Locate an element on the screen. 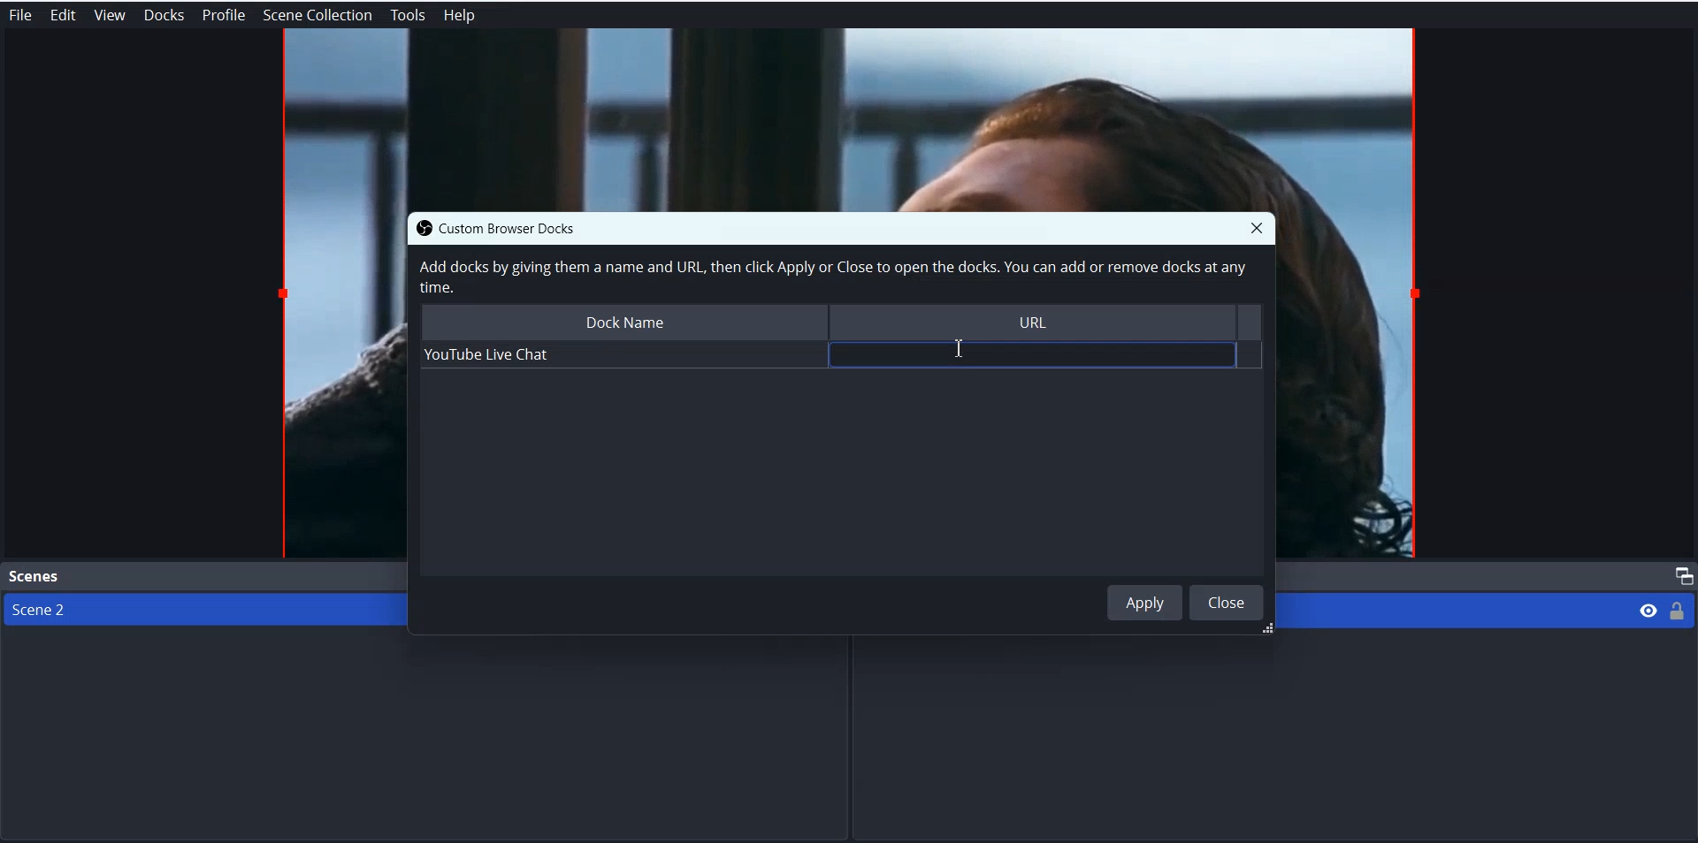 The width and height of the screenshot is (1698, 843). Eye is located at coordinates (1648, 609).